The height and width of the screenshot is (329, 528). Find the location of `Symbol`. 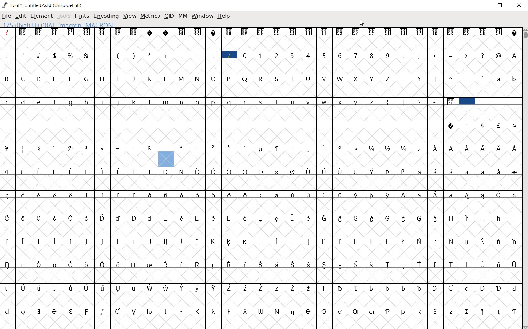

Symbol is located at coordinates (309, 218).